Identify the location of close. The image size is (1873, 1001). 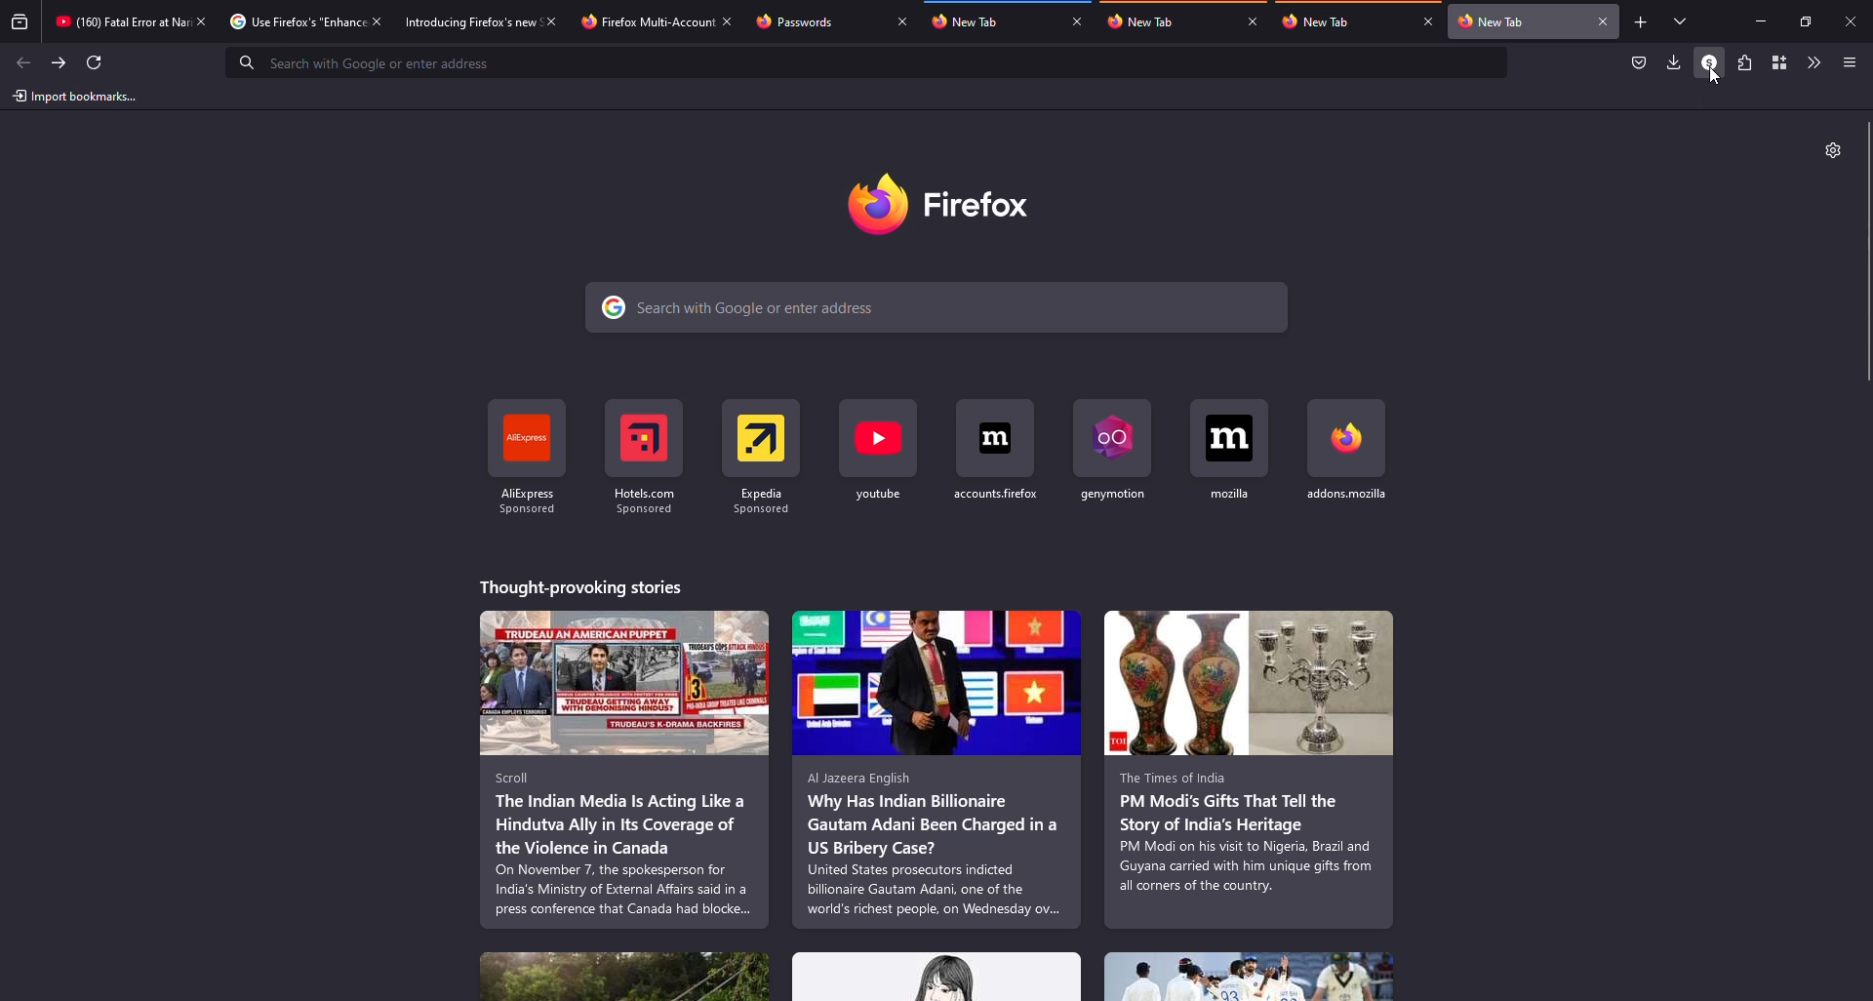
(1426, 20).